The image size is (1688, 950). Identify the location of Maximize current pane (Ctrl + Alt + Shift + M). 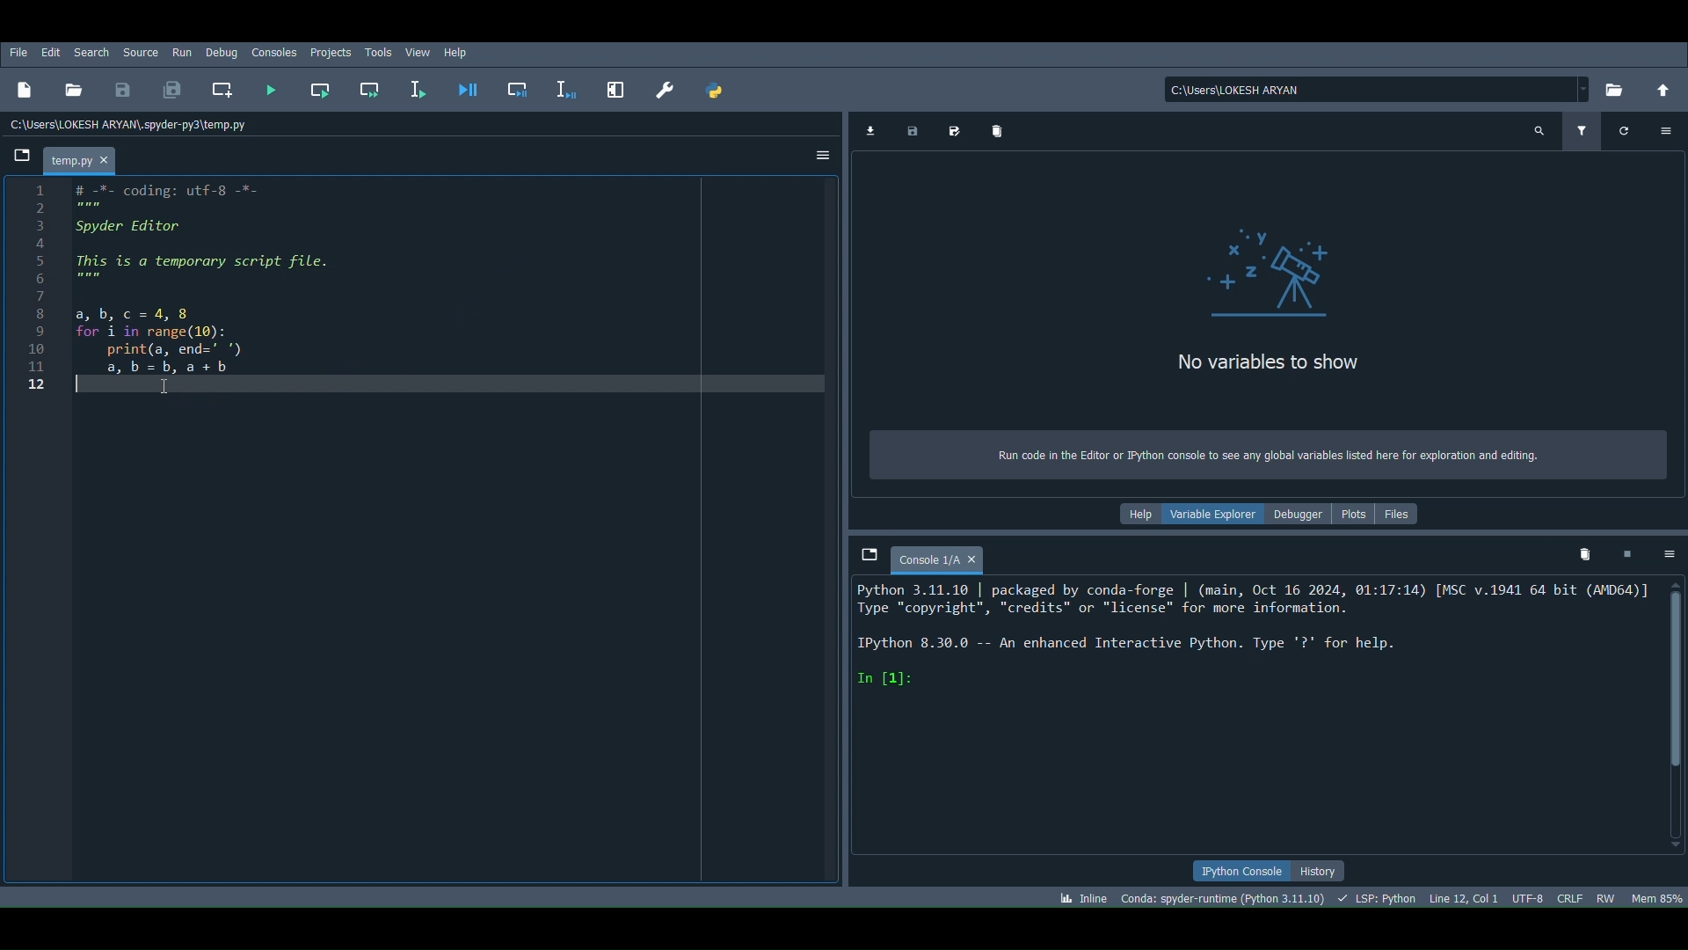
(617, 89).